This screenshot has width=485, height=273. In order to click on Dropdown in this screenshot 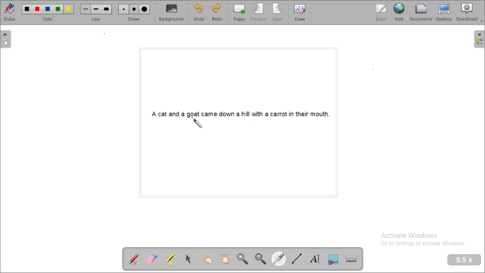, I will do `click(482, 21)`.